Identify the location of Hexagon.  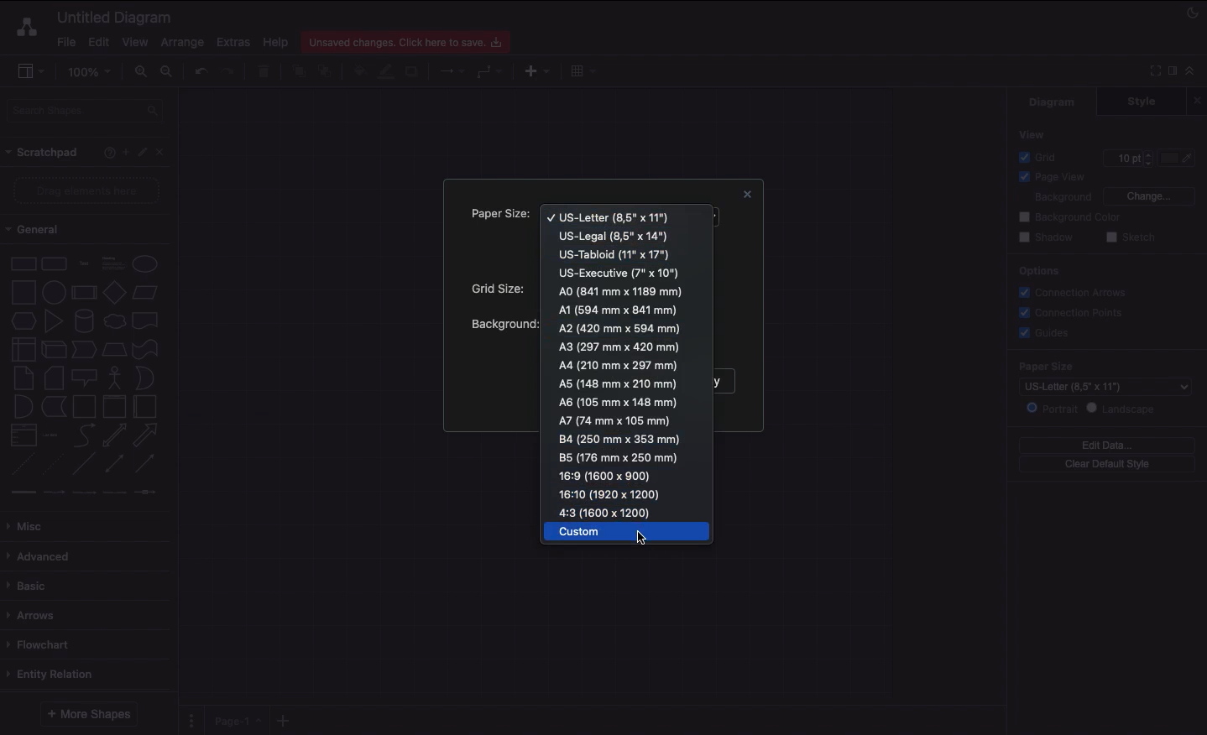
(23, 321).